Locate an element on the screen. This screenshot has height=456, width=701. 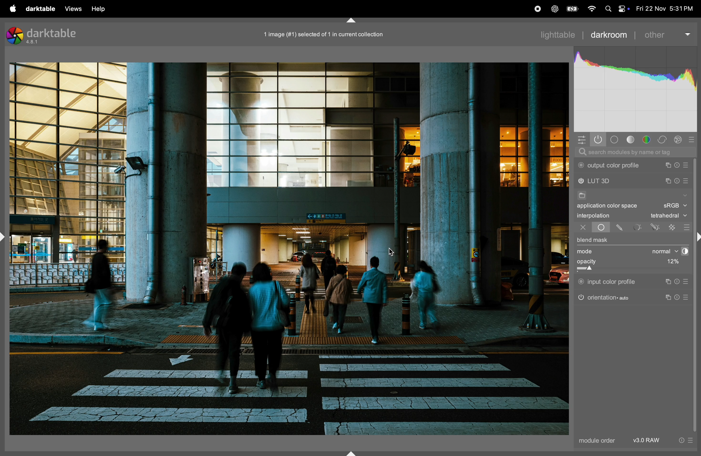
image is located at coordinates (320, 34).